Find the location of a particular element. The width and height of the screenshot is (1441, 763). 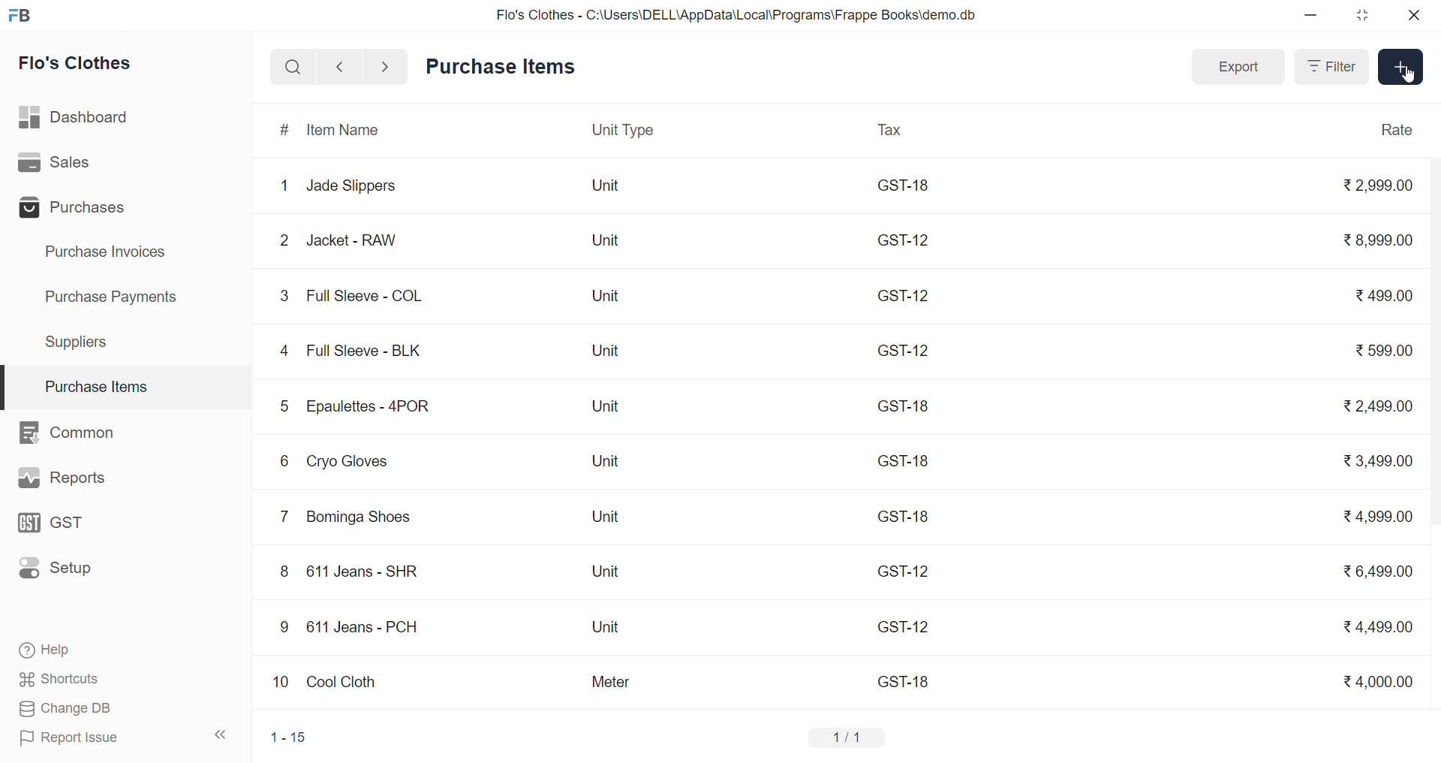

4 is located at coordinates (284, 350).